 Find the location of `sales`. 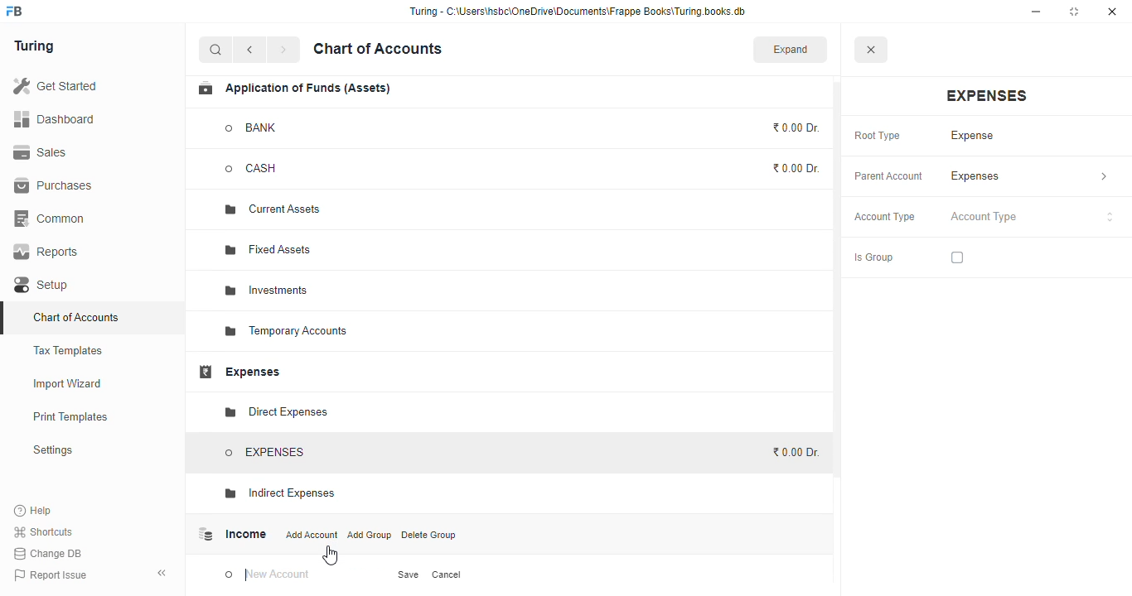

sales is located at coordinates (41, 152).